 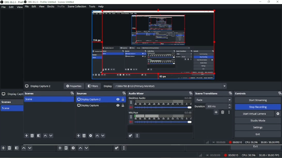 What do you see at coordinates (88, 106) in the screenshot?
I see `Display Capture` at bounding box center [88, 106].